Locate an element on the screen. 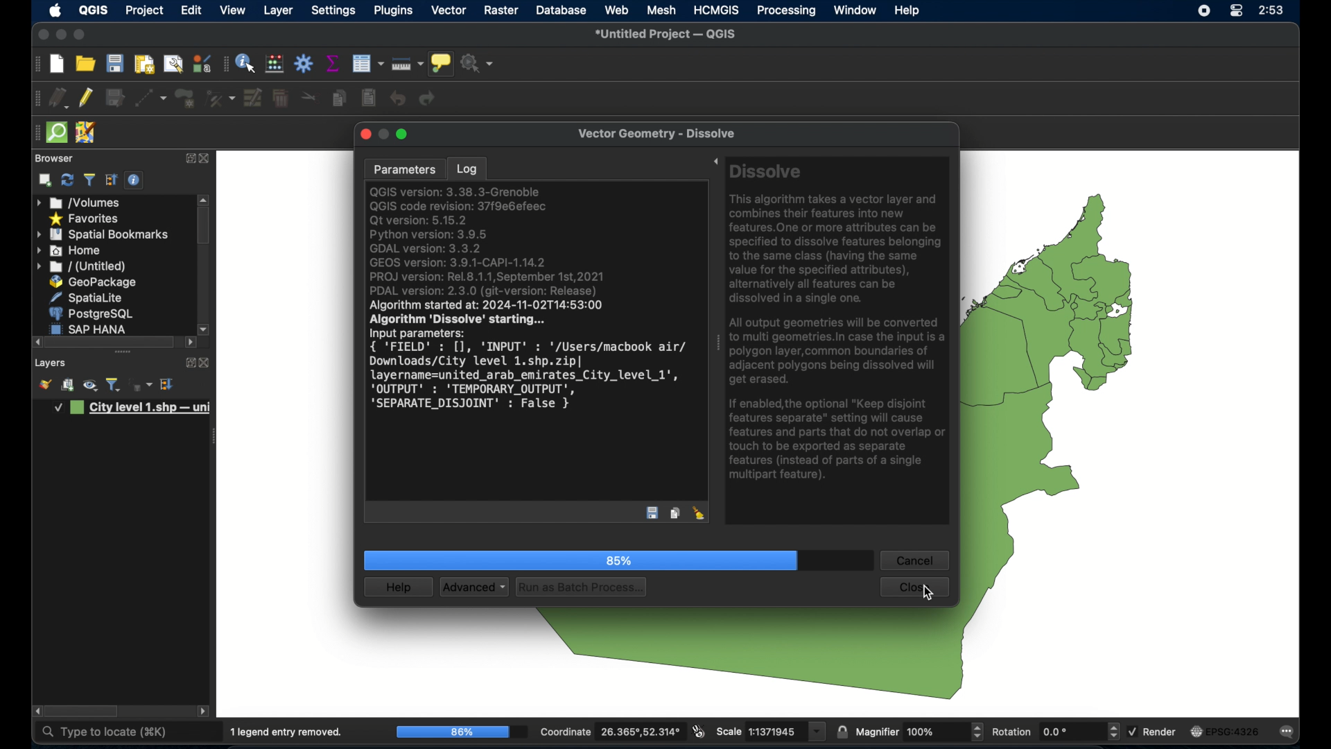 This screenshot has height=749, width=1331. identify feature is located at coordinates (247, 64).